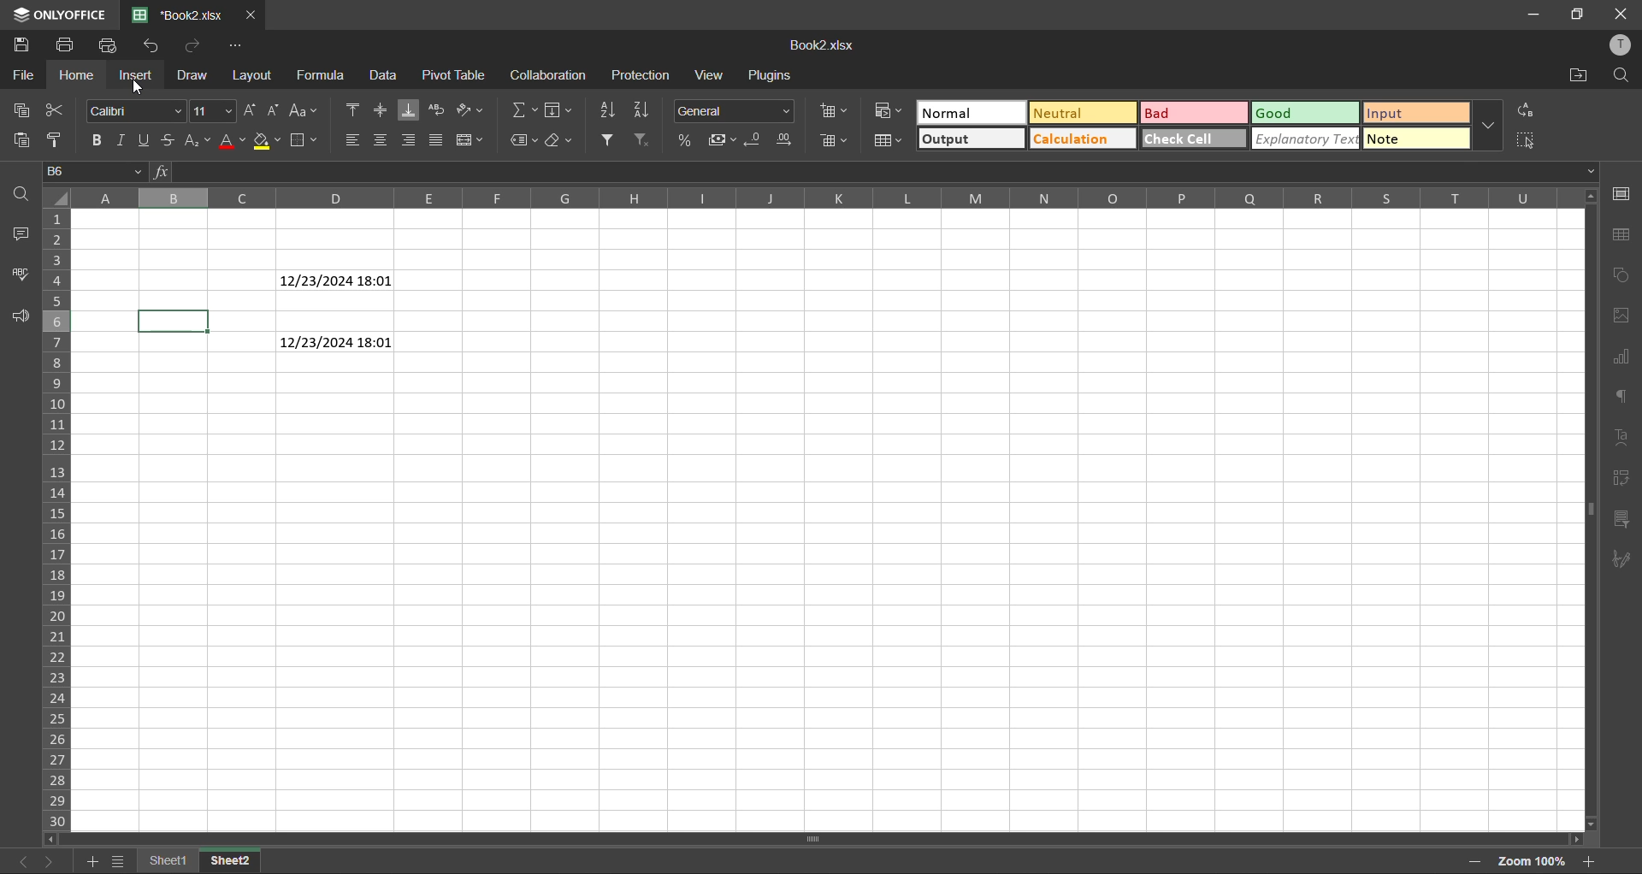  Describe the element at coordinates (113, 45) in the screenshot. I see `quick print` at that location.